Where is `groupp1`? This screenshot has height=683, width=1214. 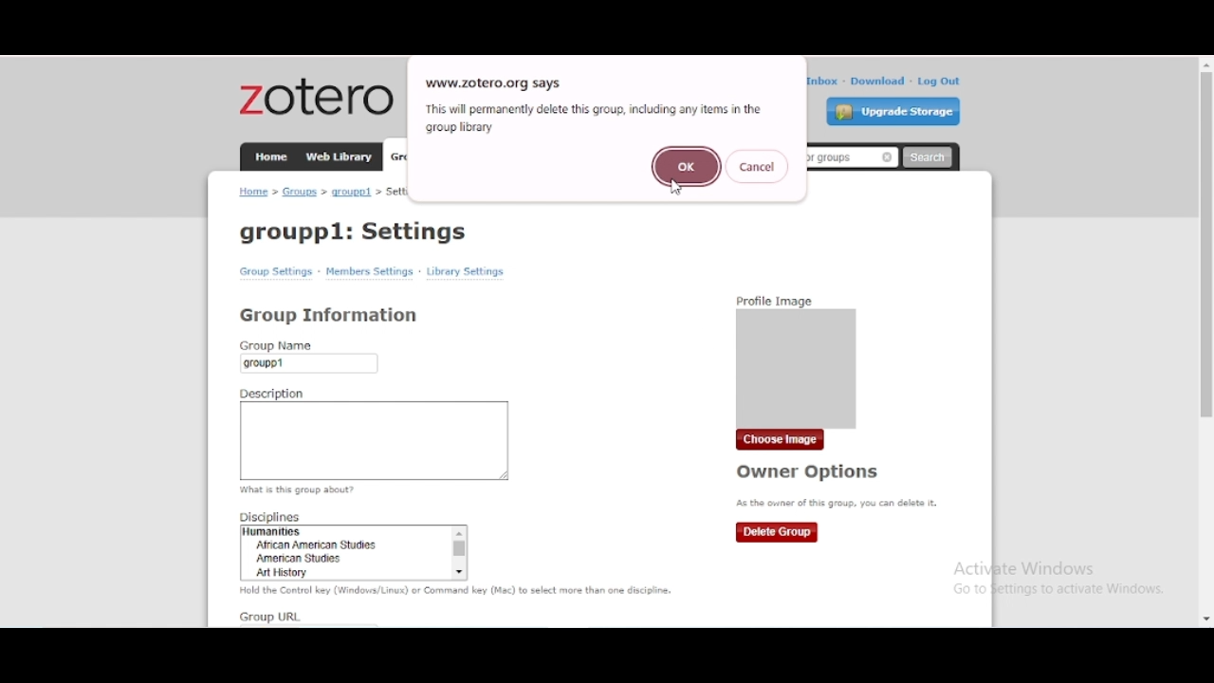
groupp1 is located at coordinates (352, 193).